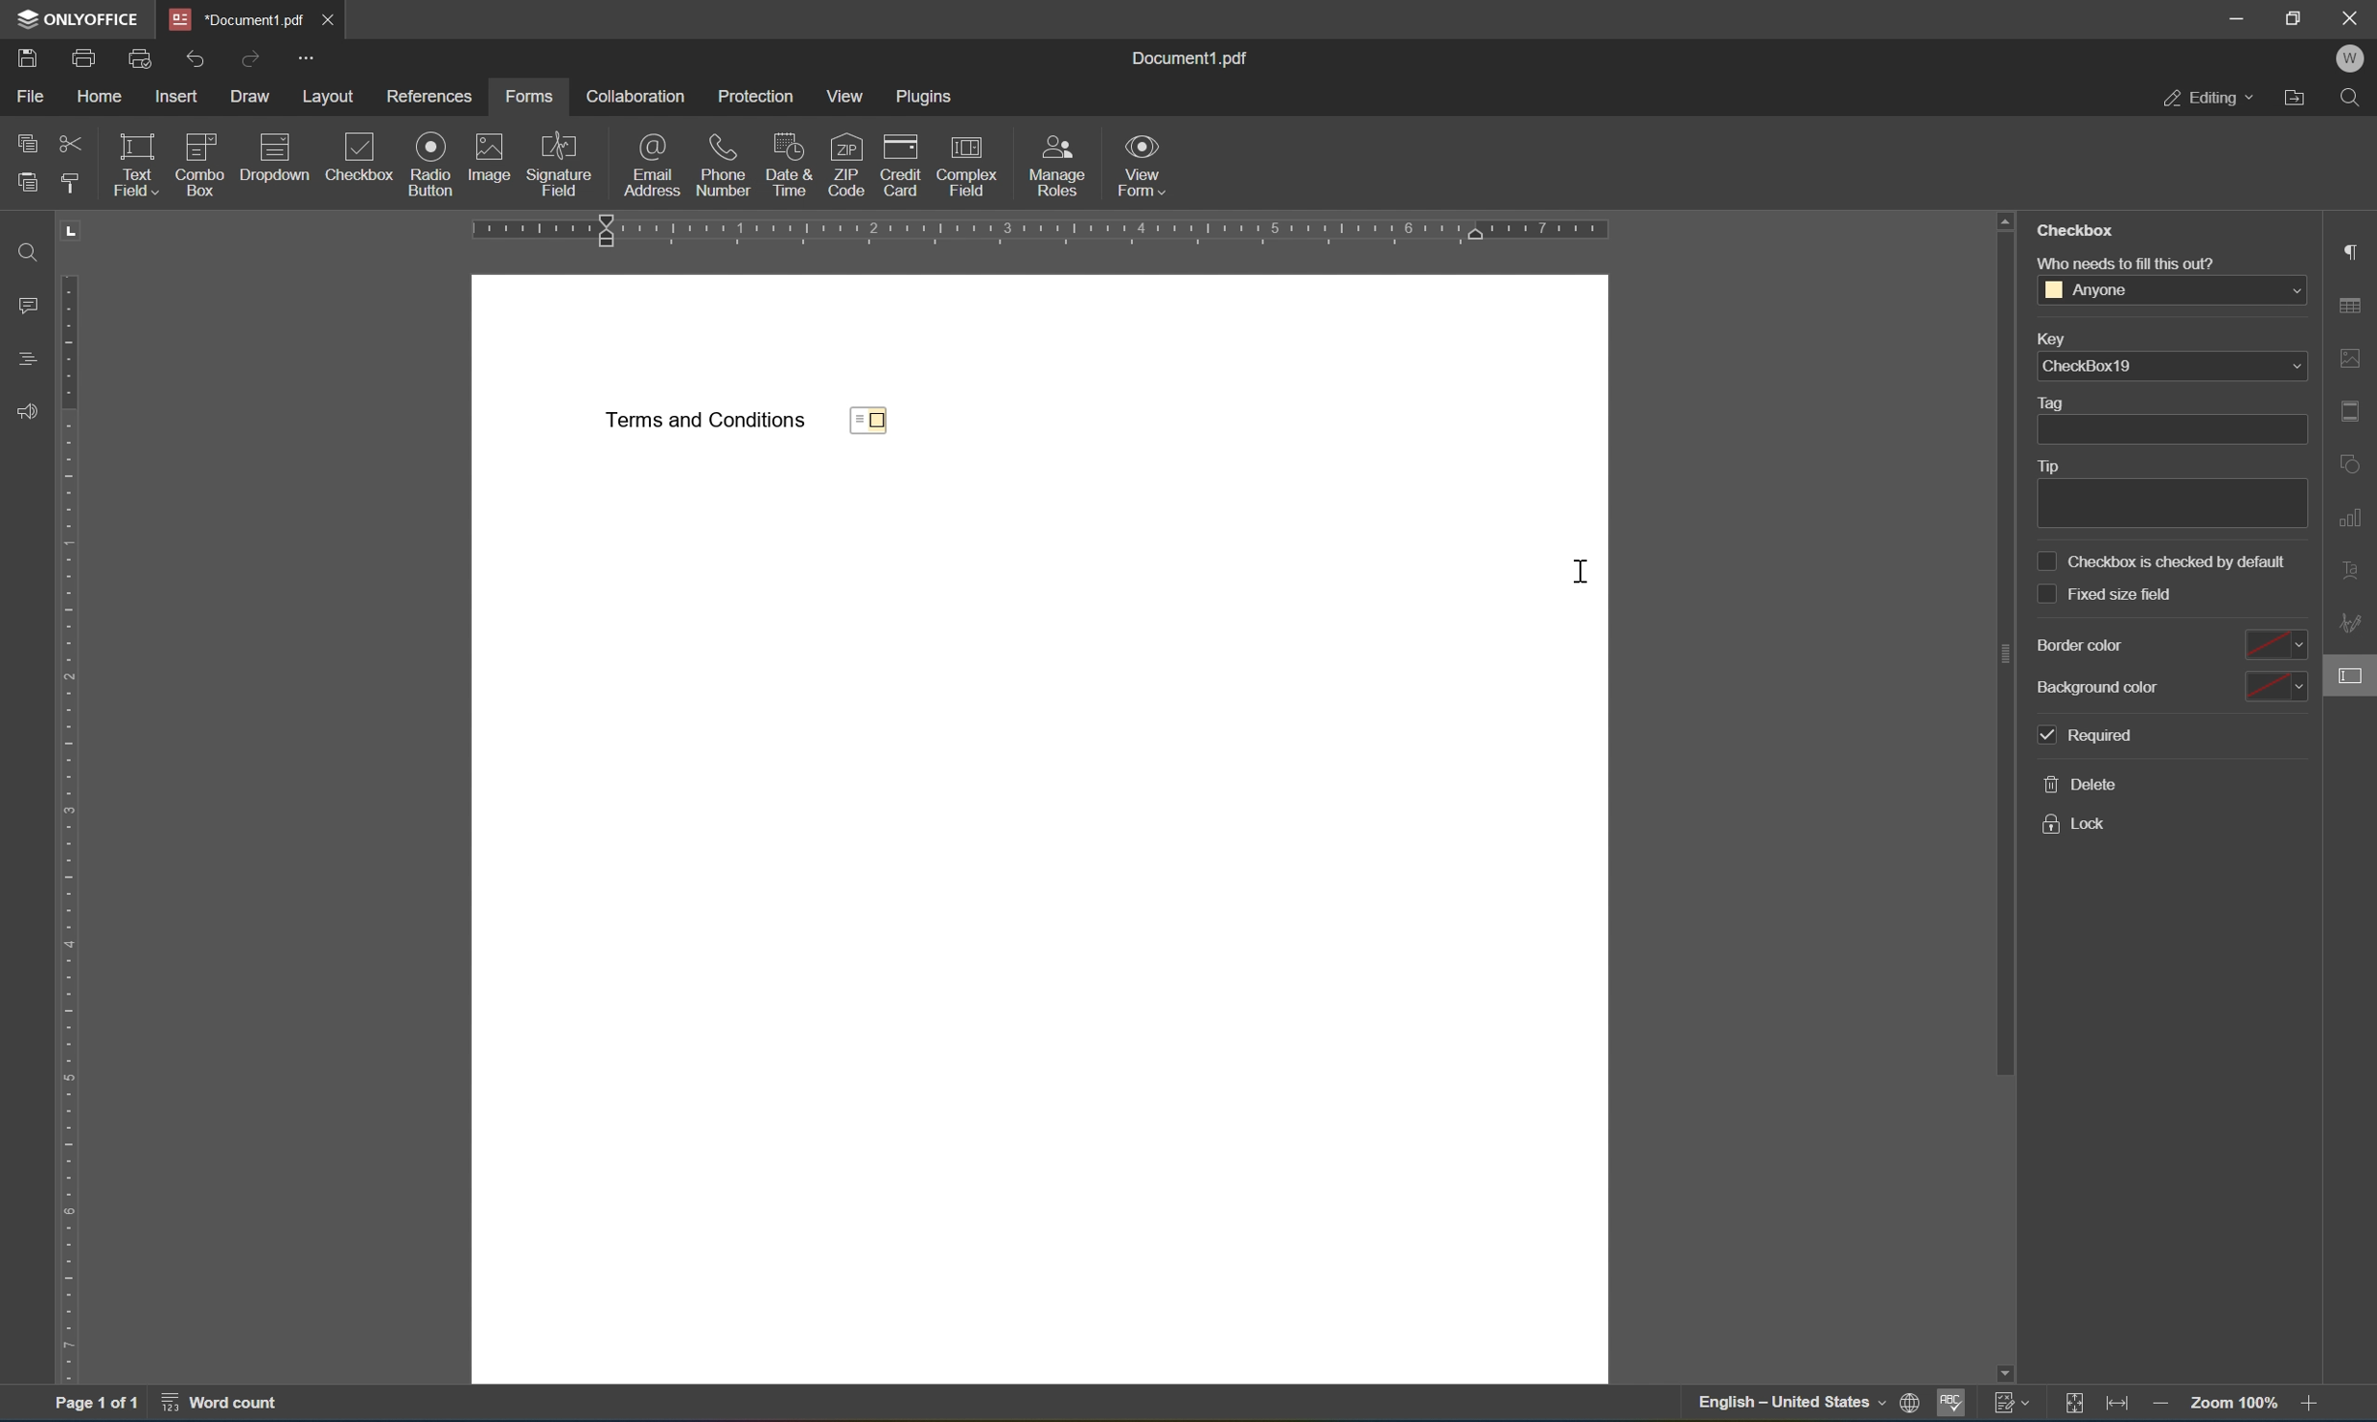 This screenshot has width=2377, height=1422. What do you see at coordinates (2346, 568) in the screenshot?
I see `text art settings` at bounding box center [2346, 568].